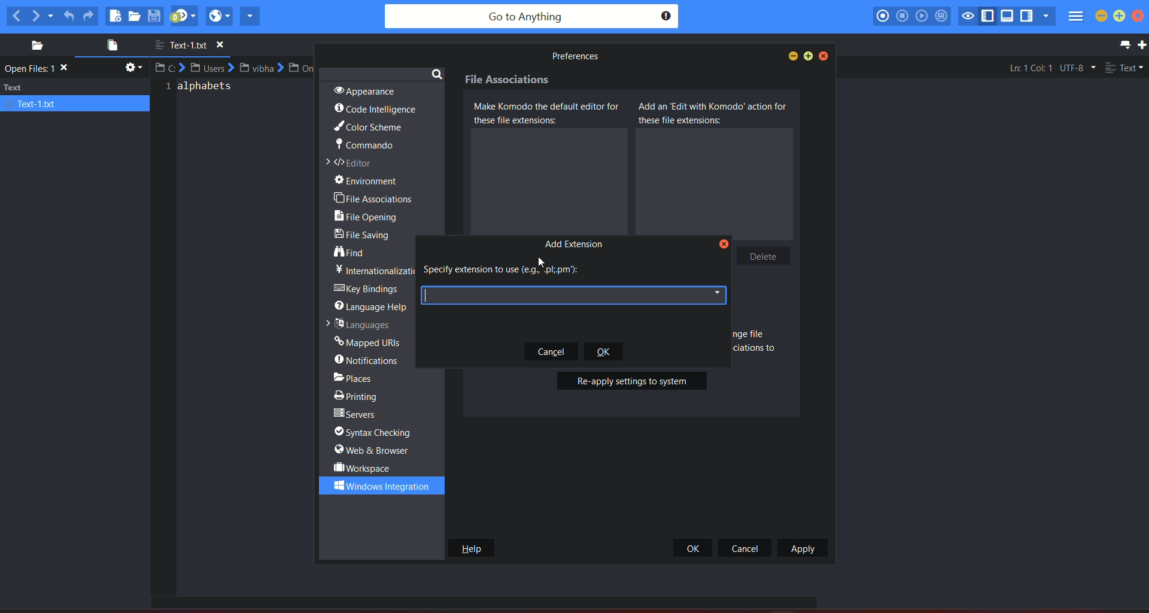 This screenshot has height=613, width=1149. Describe the element at coordinates (1027, 68) in the screenshot. I see `Ln:1 Col:1` at that location.